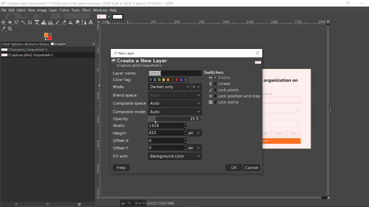 The height and width of the screenshot is (207, 369). I want to click on Mode, so click(170, 87).